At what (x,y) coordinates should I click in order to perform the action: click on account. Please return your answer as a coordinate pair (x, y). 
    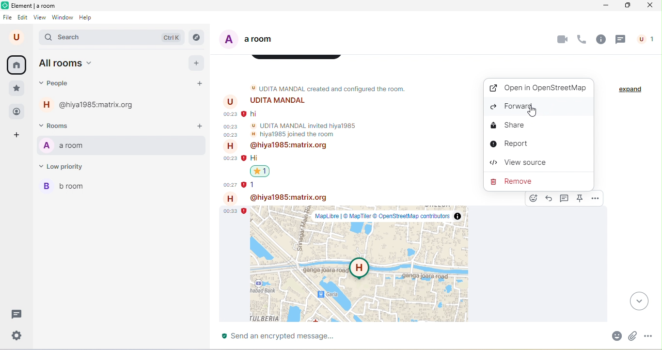
    Looking at the image, I should click on (18, 37).